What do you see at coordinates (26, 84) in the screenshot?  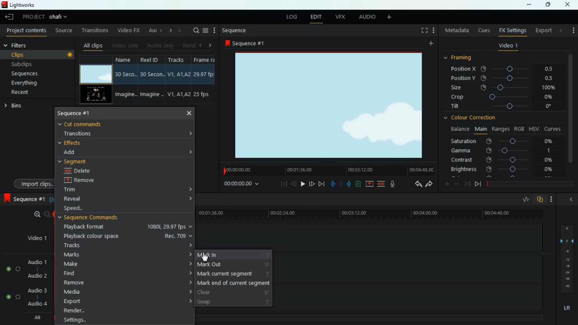 I see `everything` at bounding box center [26, 84].